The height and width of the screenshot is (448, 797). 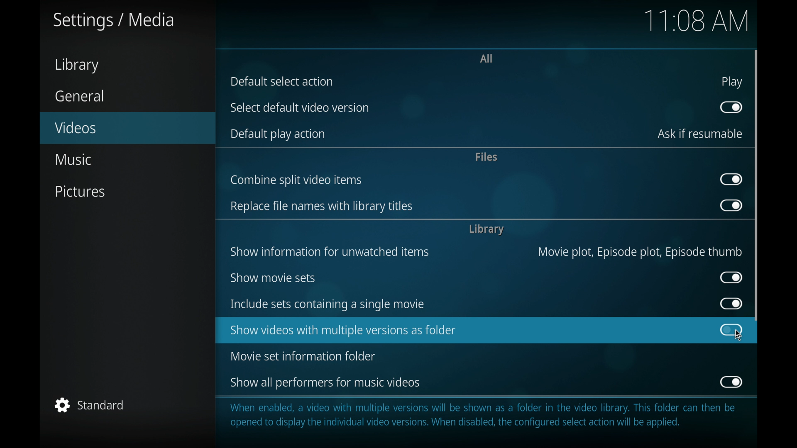 I want to click on default select action, so click(x=282, y=81).